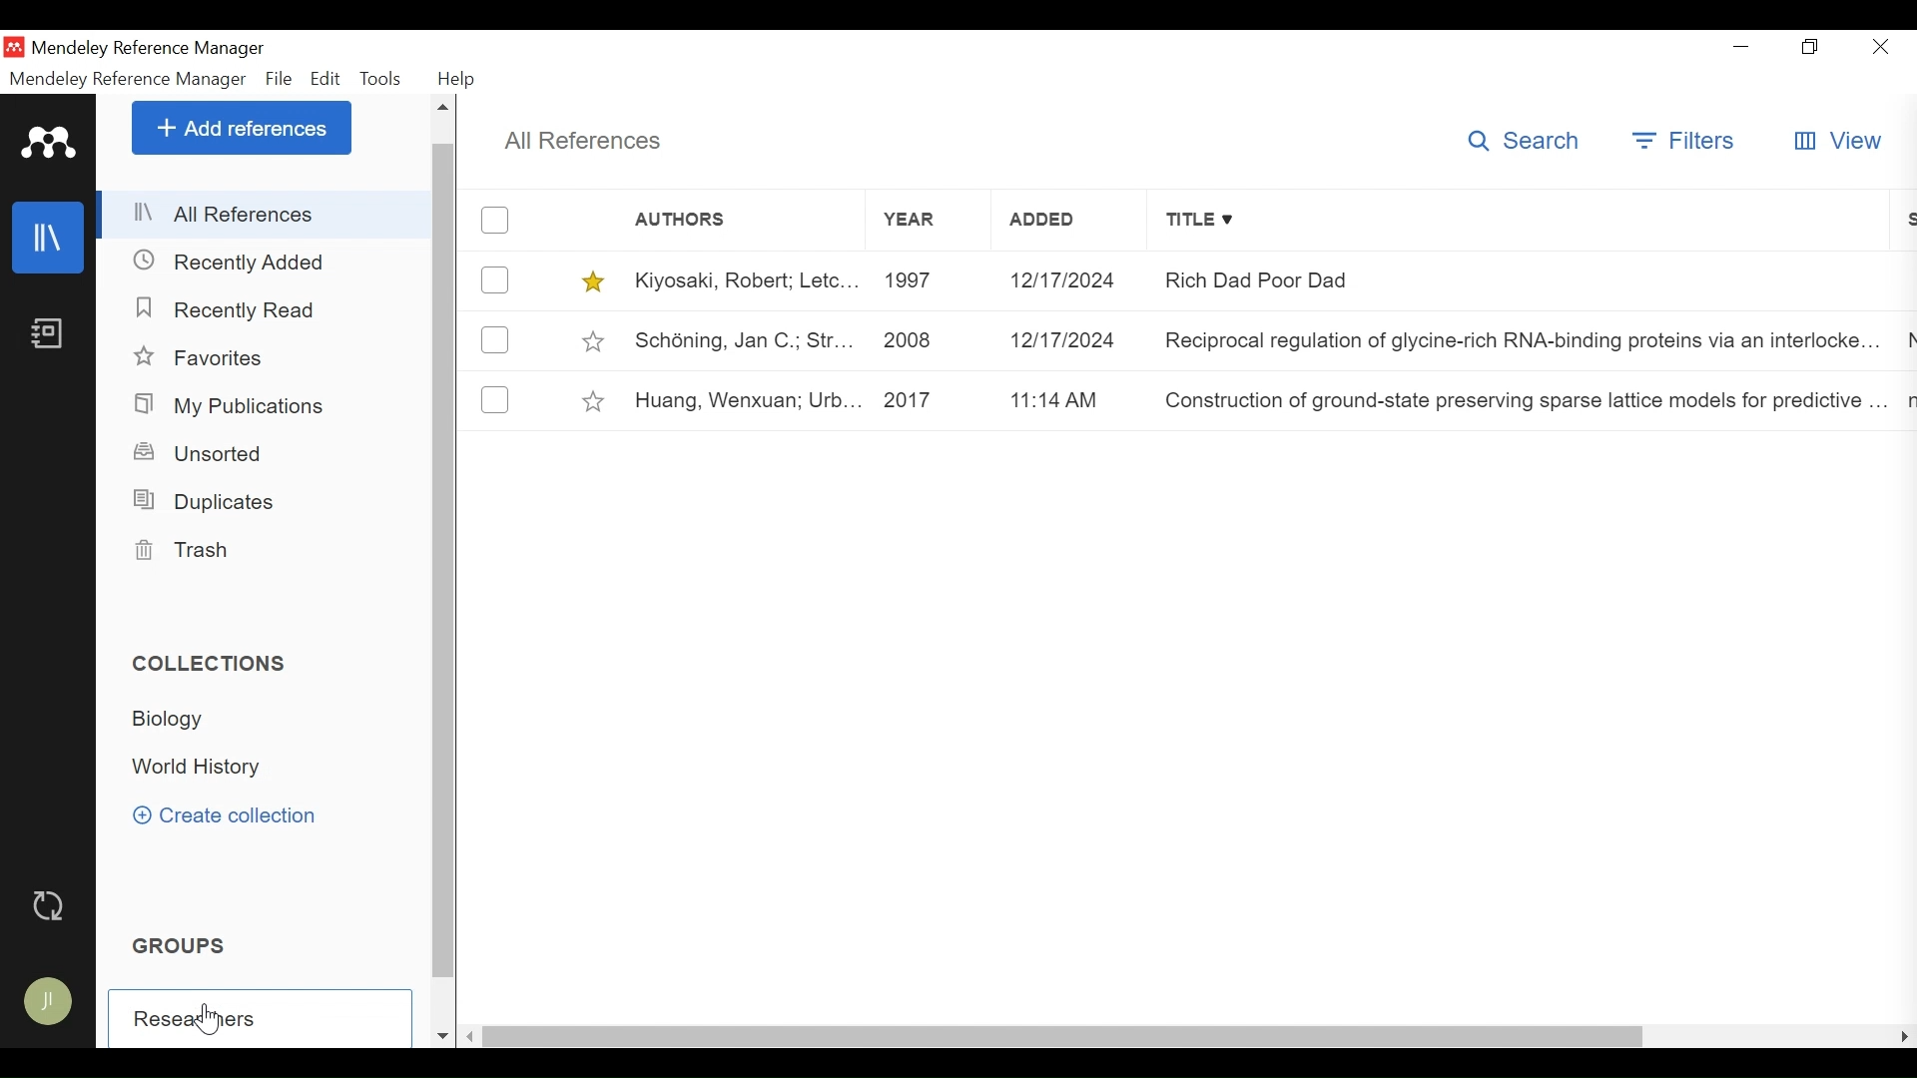  What do you see at coordinates (474, 1035) in the screenshot?
I see `Scroll Left` at bounding box center [474, 1035].